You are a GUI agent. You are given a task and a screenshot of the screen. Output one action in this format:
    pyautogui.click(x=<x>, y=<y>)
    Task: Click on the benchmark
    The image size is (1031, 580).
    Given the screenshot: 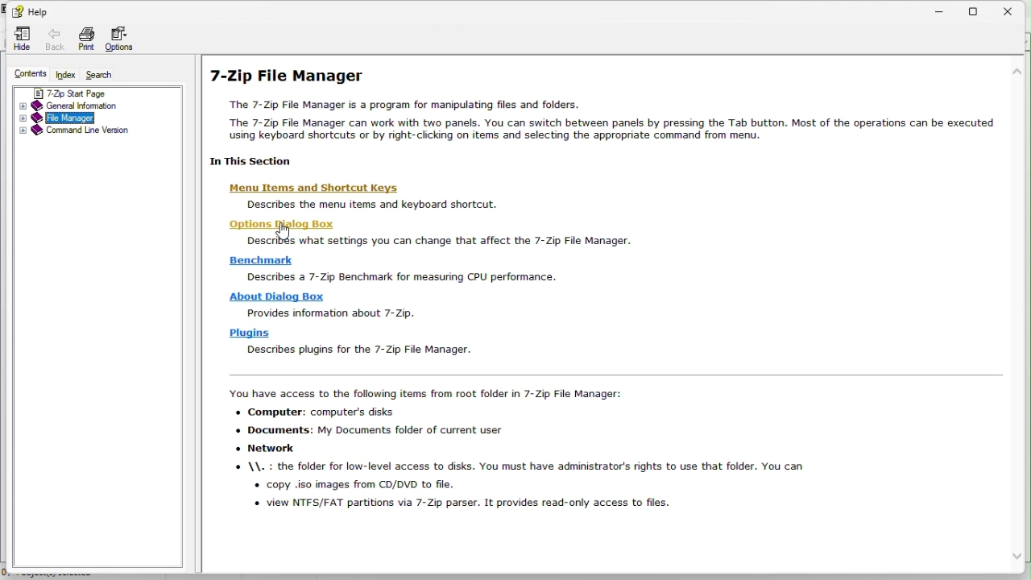 What is the action you would take?
    pyautogui.click(x=263, y=260)
    